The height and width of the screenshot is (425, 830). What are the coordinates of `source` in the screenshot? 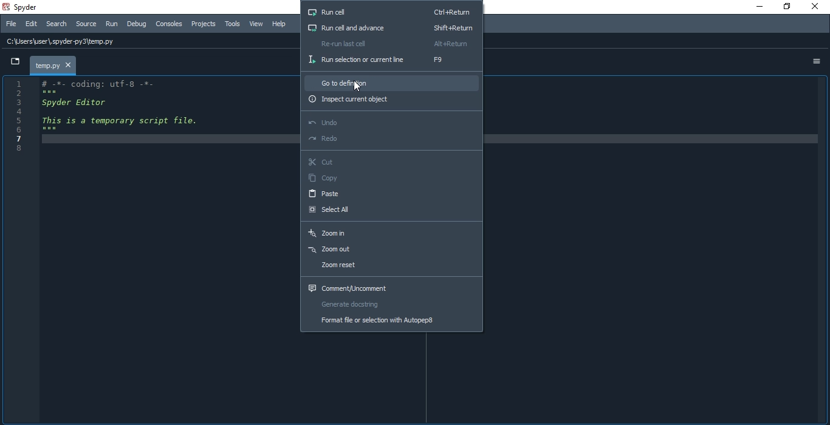 It's located at (85, 24).